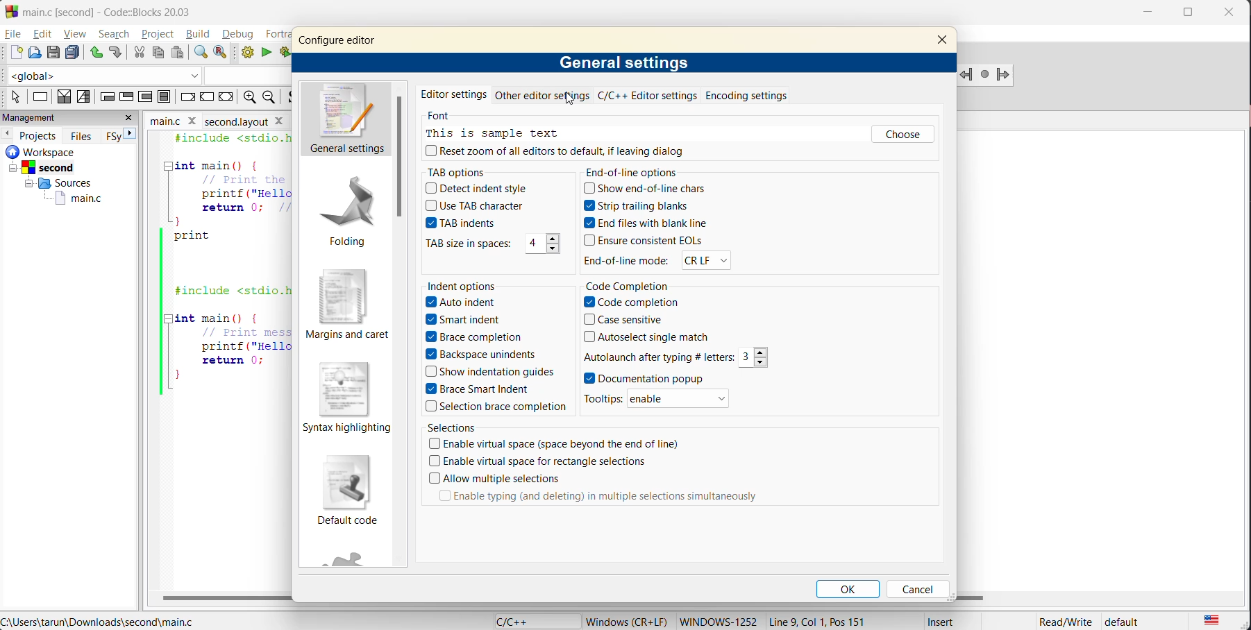 The image size is (1251, 630). I want to click on cursor, so click(564, 103).